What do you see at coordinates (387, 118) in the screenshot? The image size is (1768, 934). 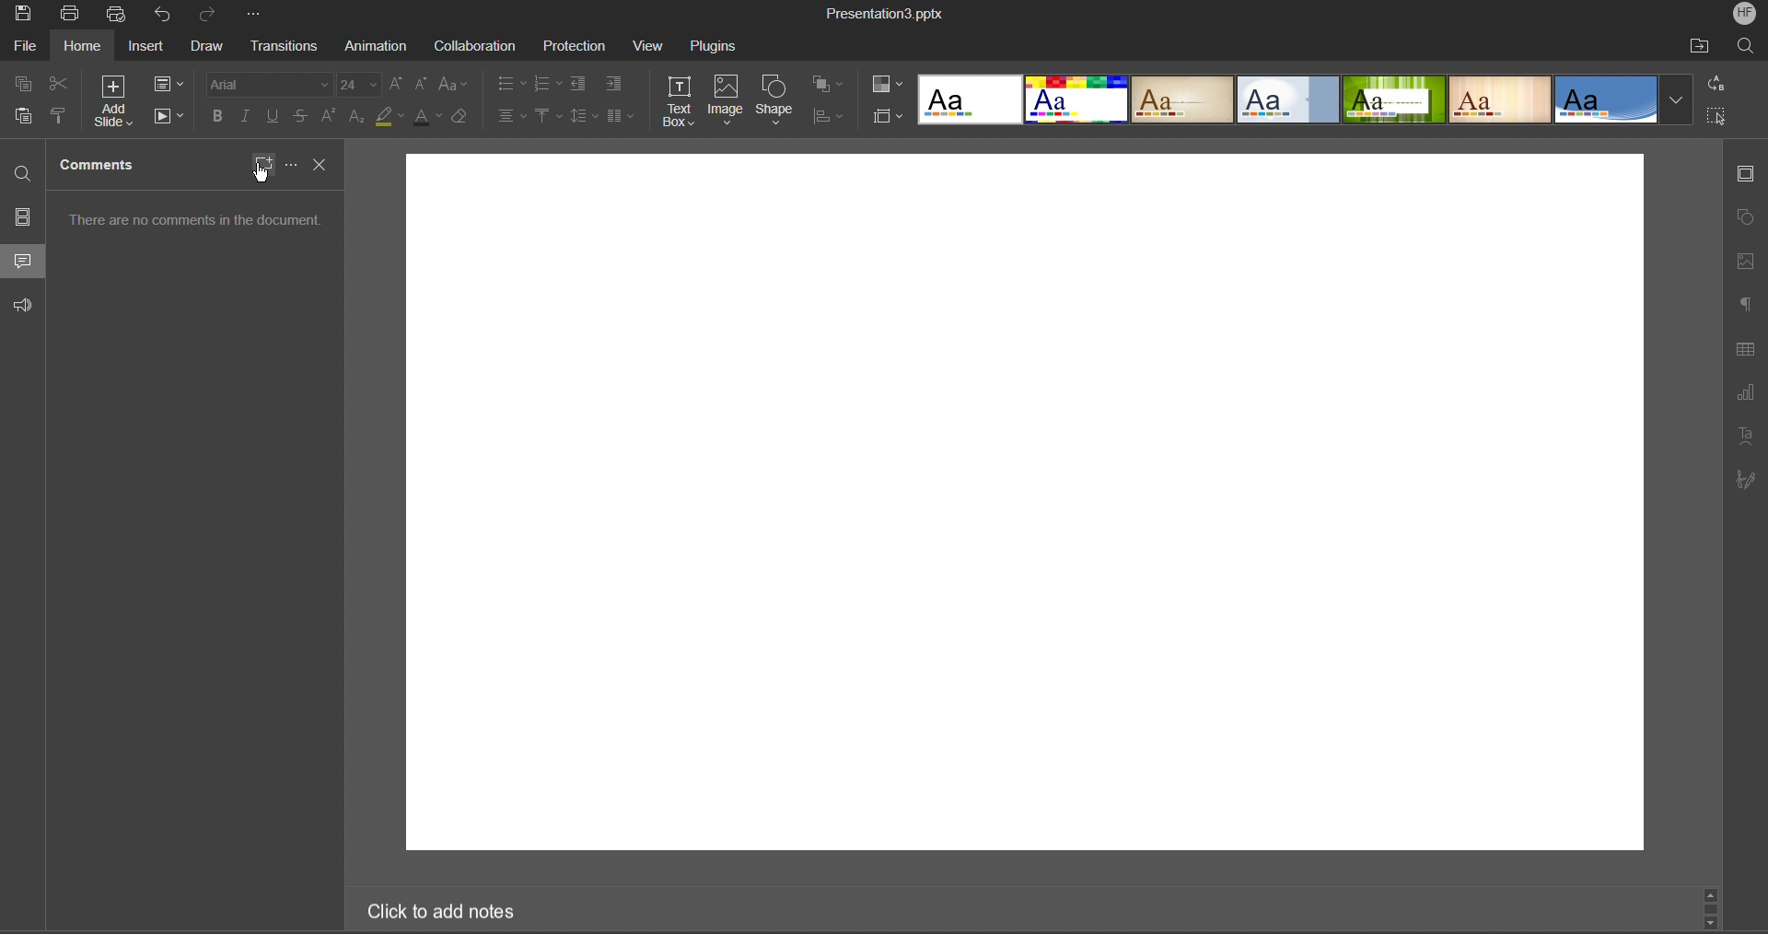 I see `Highlight` at bounding box center [387, 118].